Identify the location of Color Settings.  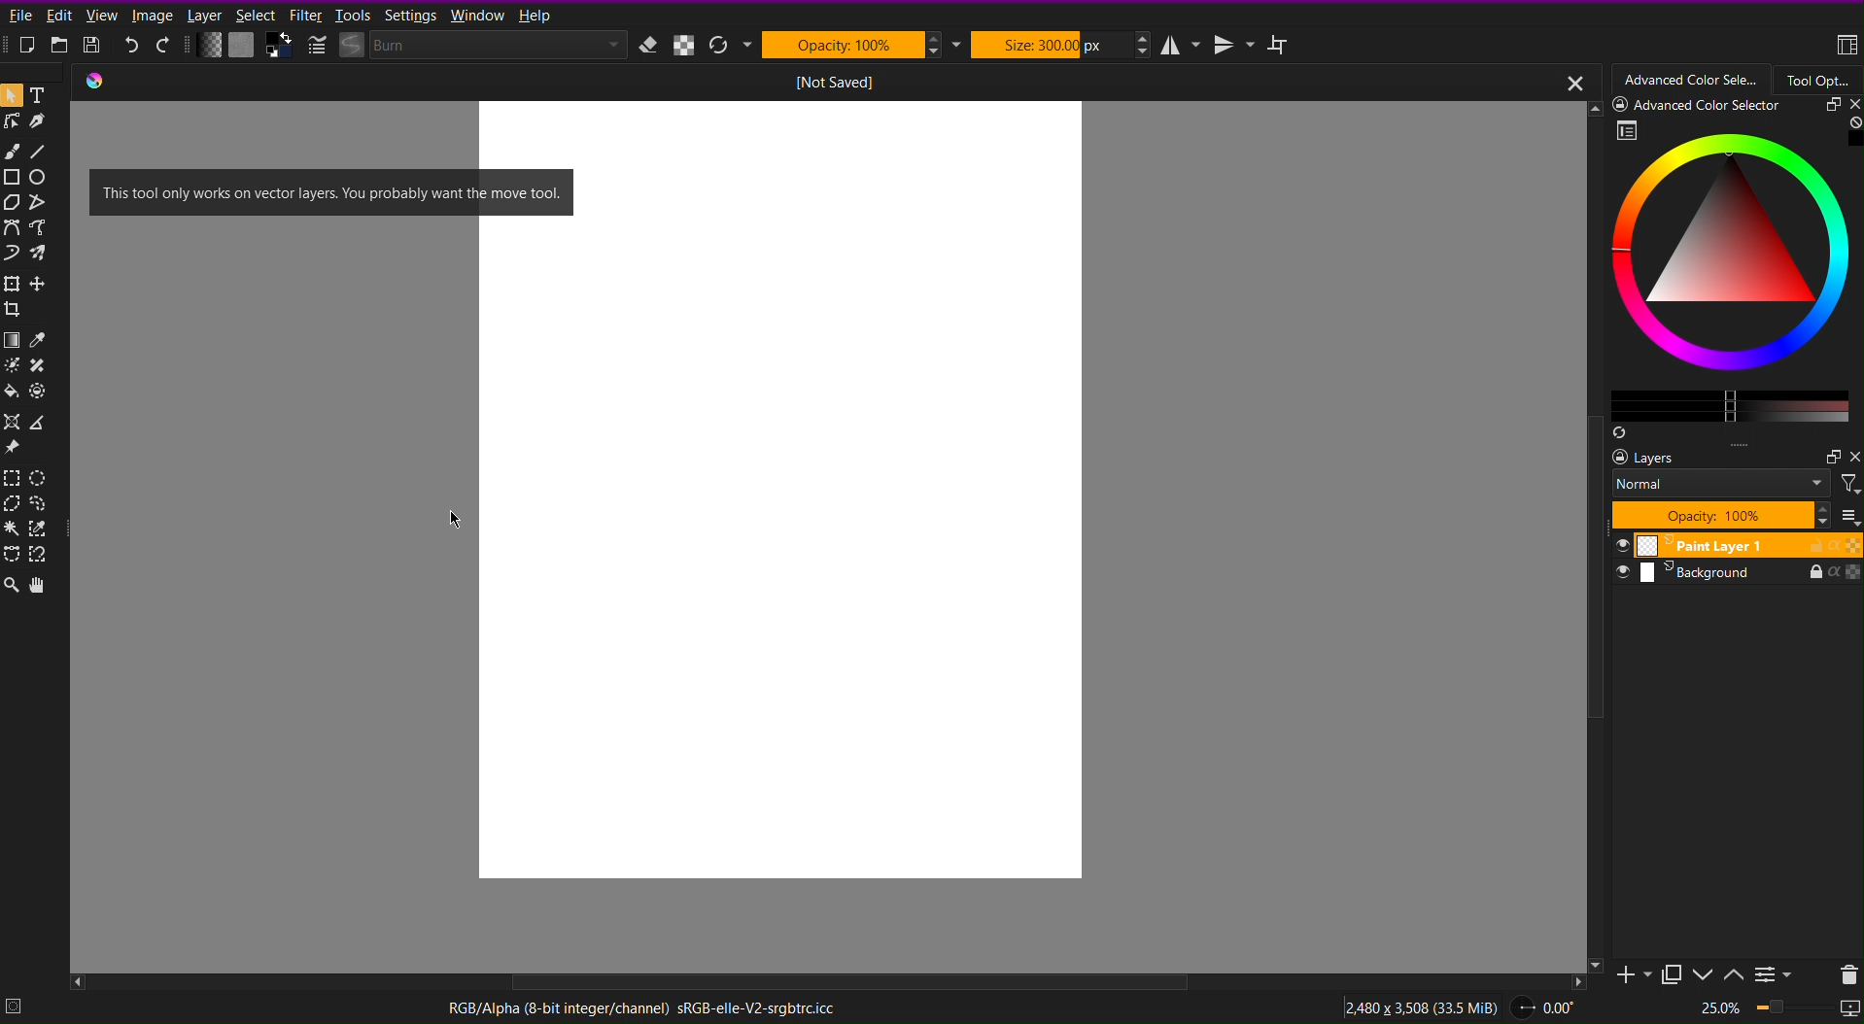
(244, 47).